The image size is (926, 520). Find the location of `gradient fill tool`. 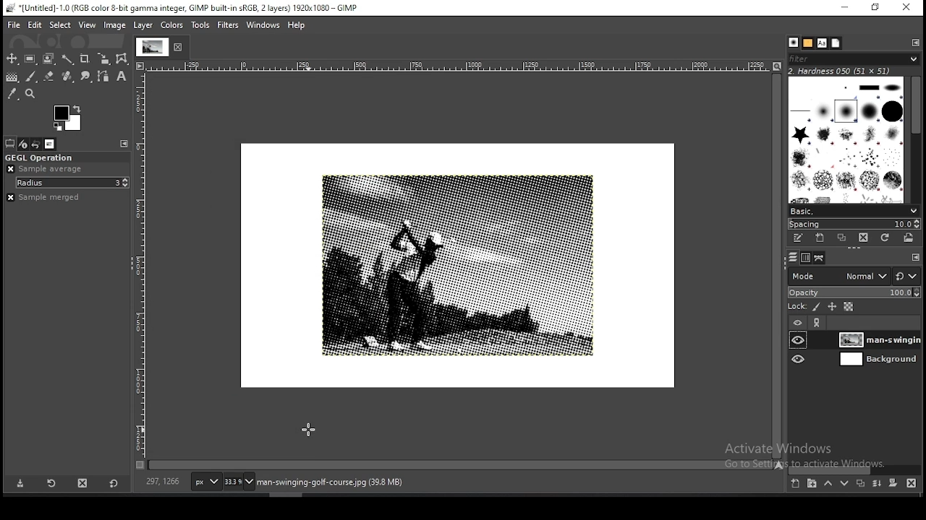

gradient fill tool is located at coordinates (13, 77).